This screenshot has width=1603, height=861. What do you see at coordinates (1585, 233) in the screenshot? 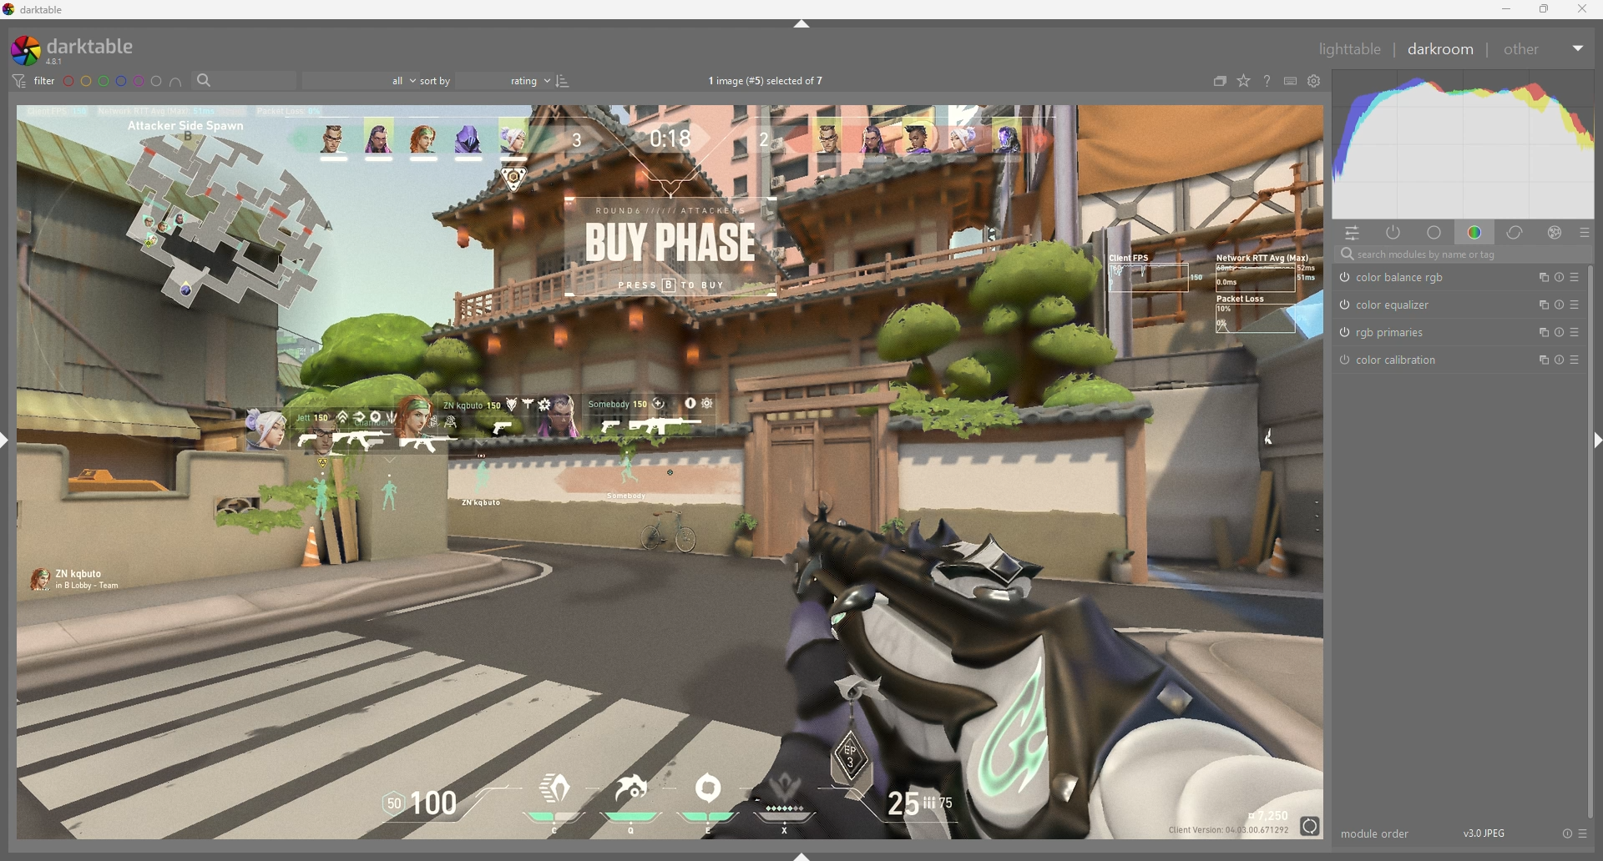
I see `presets` at bounding box center [1585, 233].